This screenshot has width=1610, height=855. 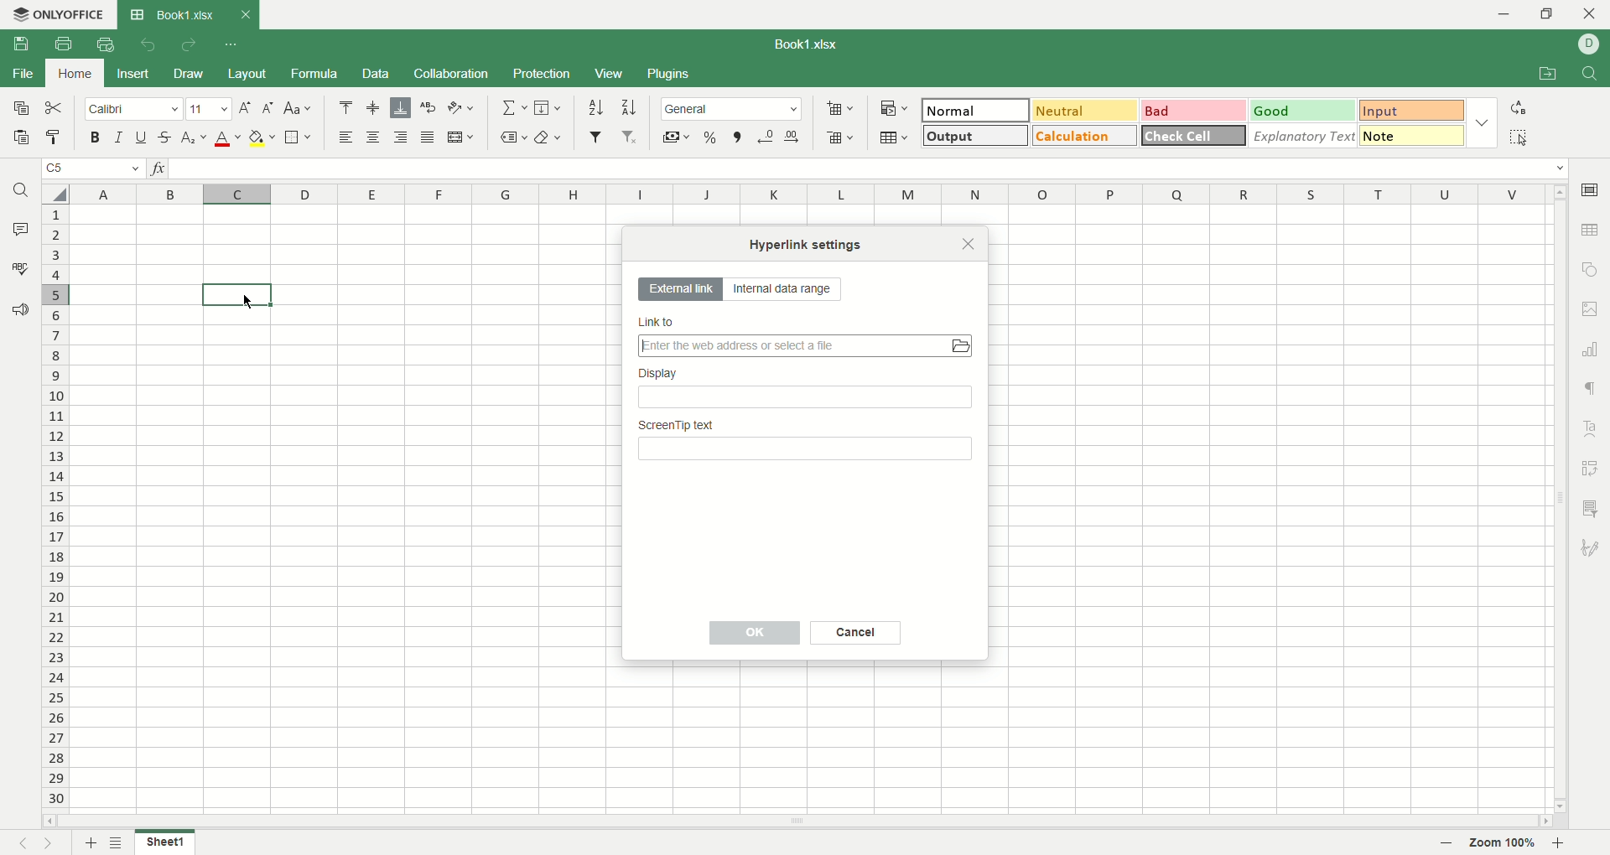 What do you see at coordinates (54, 843) in the screenshot?
I see `next sheet` at bounding box center [54, 843].